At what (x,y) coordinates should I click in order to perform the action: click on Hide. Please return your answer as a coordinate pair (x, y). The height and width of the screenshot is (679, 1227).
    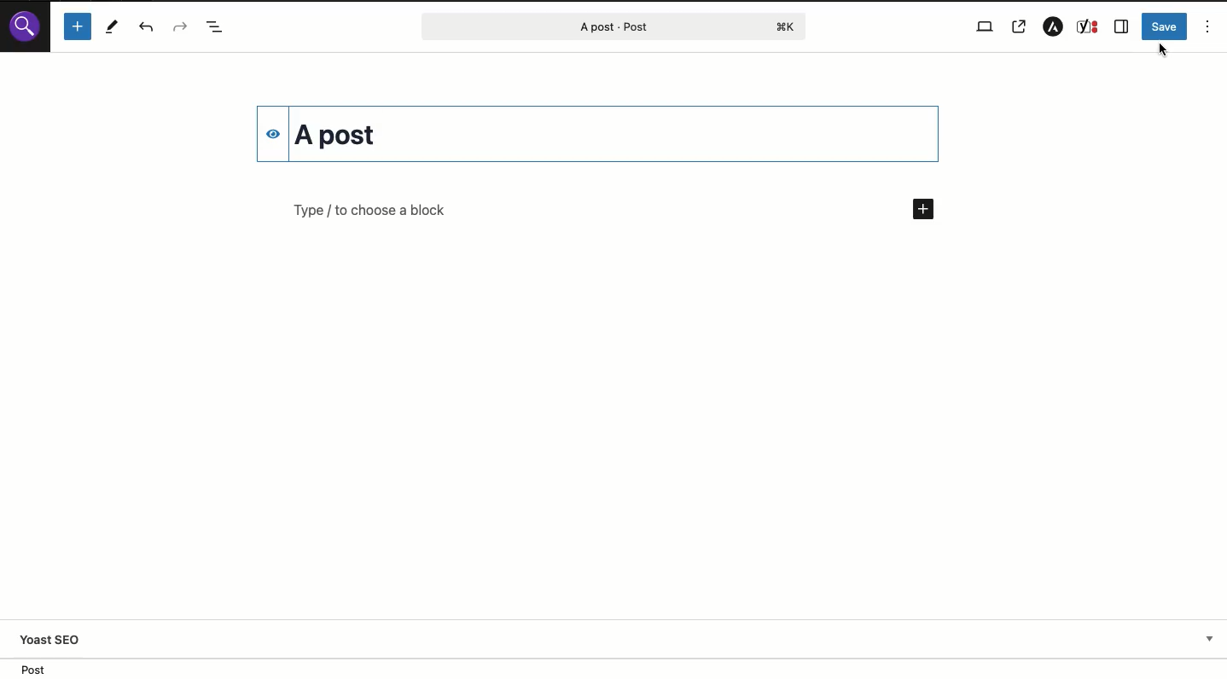
    Looking at the image, I should click on (264, 135).